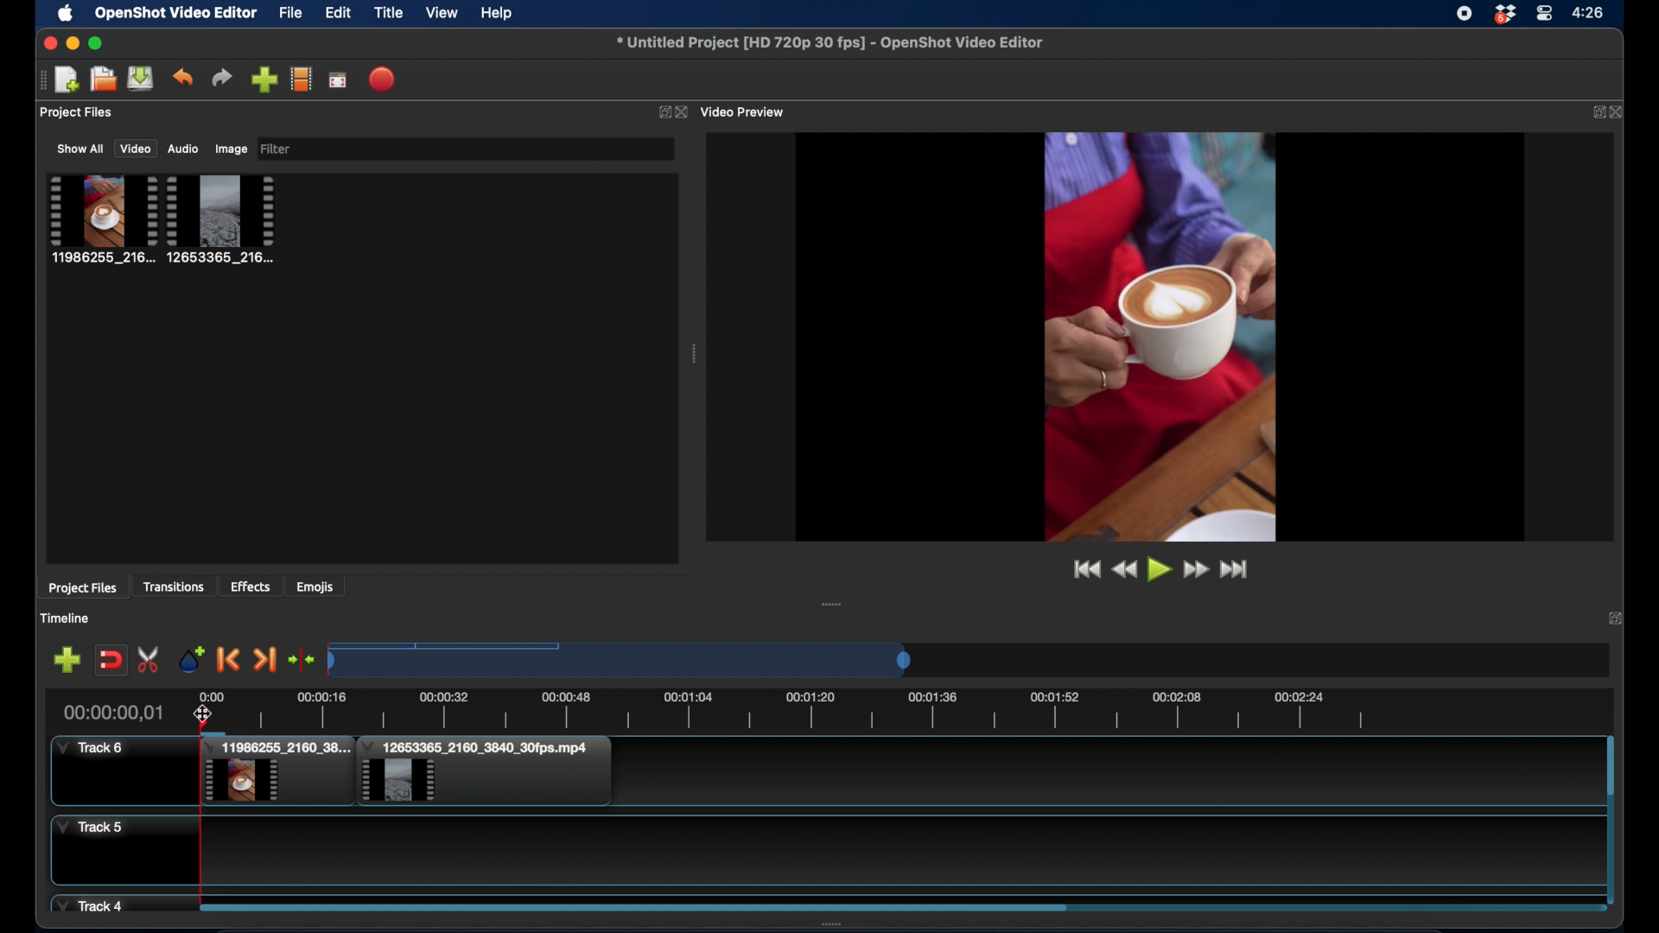 This screenshot has height=933, width=1659. What do you see at coordinates (92, 904) in the screenshot?
I see `track 4` at bounding box center [92, 904].